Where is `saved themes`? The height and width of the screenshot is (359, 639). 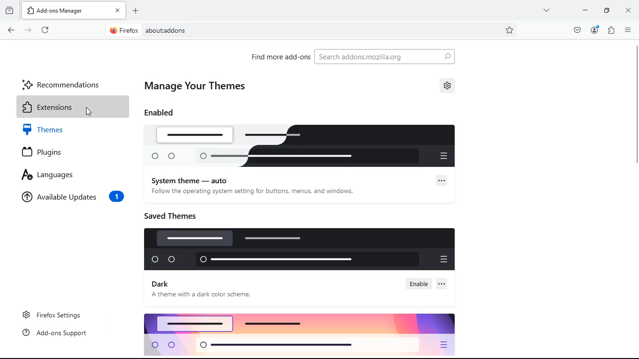 saved themes is located at coordinates (175, 216).